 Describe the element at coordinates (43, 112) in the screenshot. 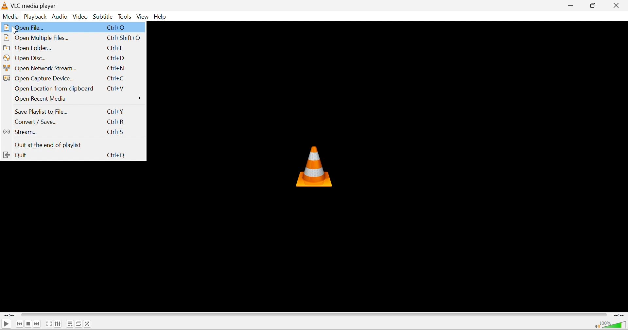

I see `Save Playlist to File...` at that location.